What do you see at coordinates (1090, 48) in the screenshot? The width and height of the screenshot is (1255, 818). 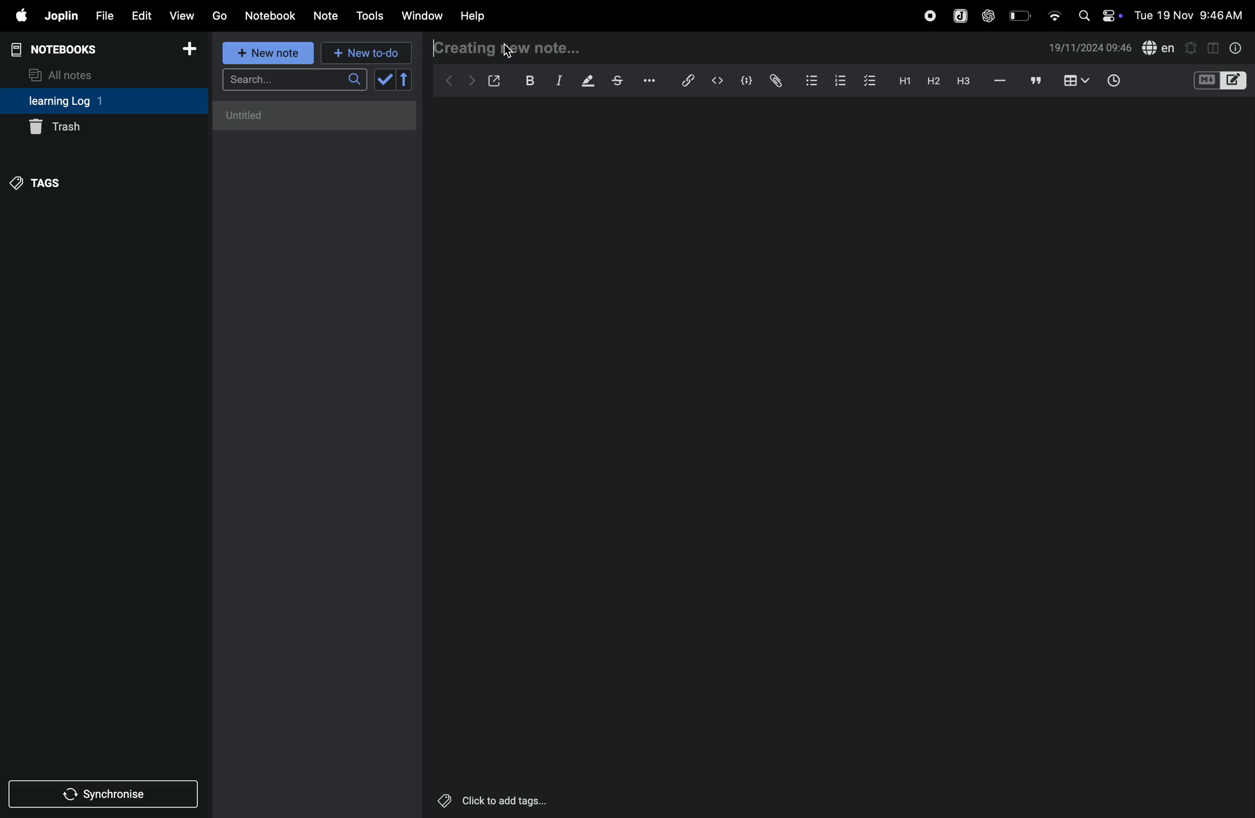 I see `date and time` at bounding box center [1090, 48].